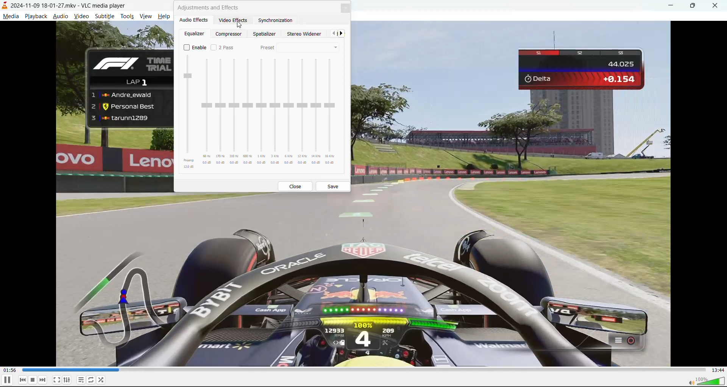  I want to click on equalizer presets, so click(259, 113).